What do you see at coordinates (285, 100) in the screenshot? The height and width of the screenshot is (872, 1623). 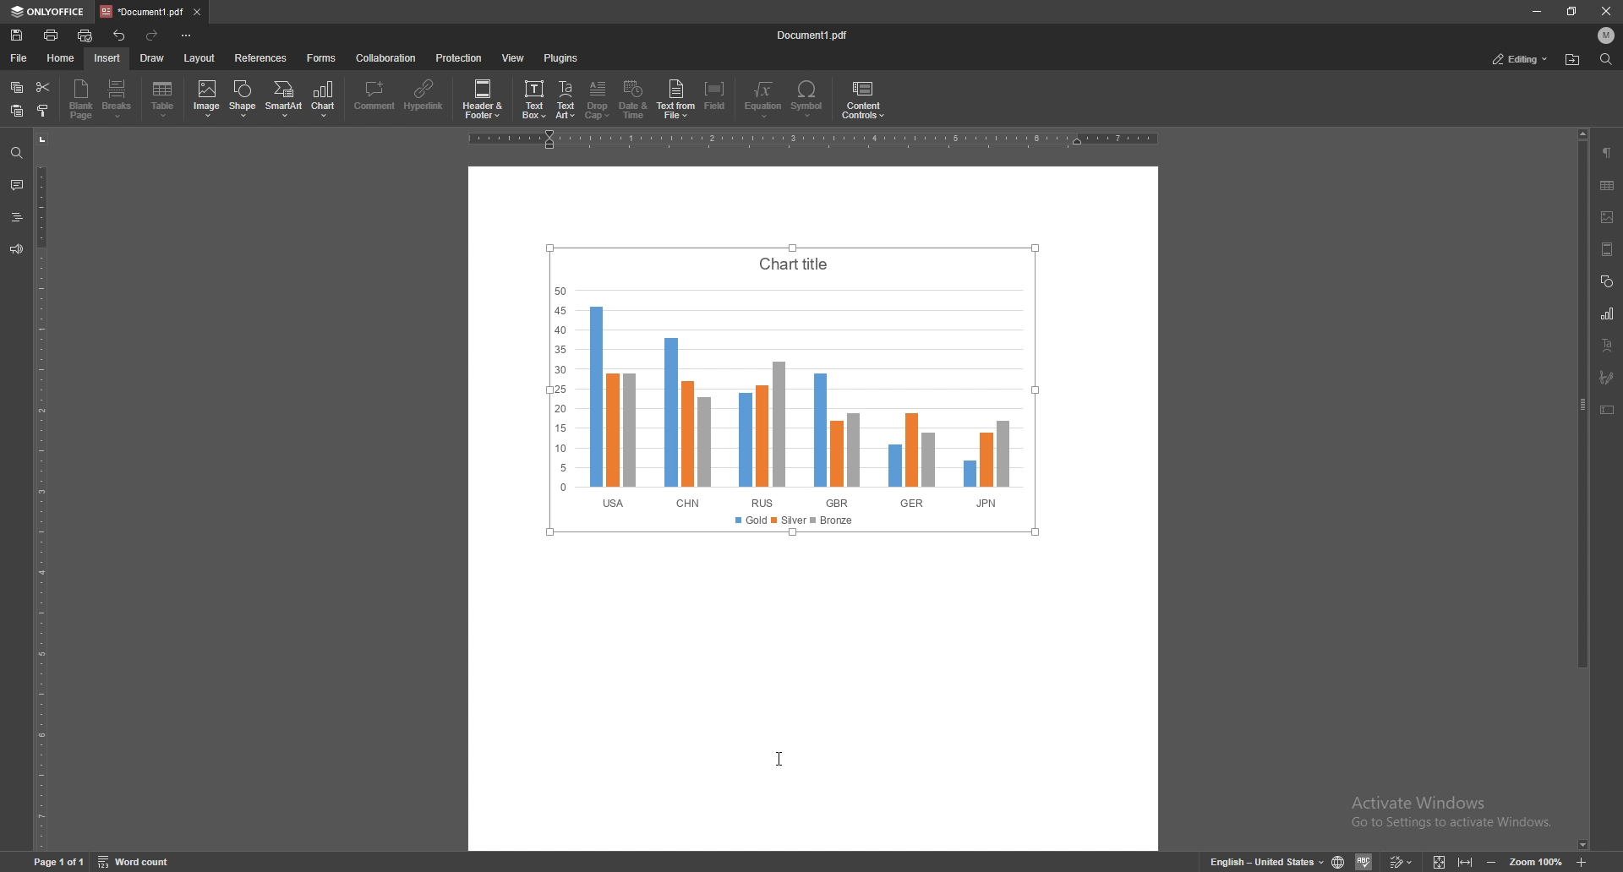 I see `smart art` at bounding box center [285, 100].